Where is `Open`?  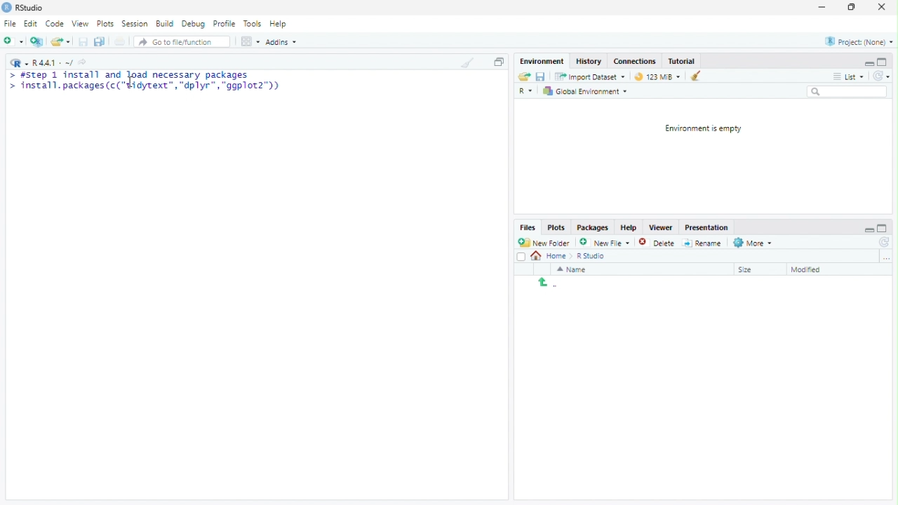 Open is located at coordinates (525, 76).